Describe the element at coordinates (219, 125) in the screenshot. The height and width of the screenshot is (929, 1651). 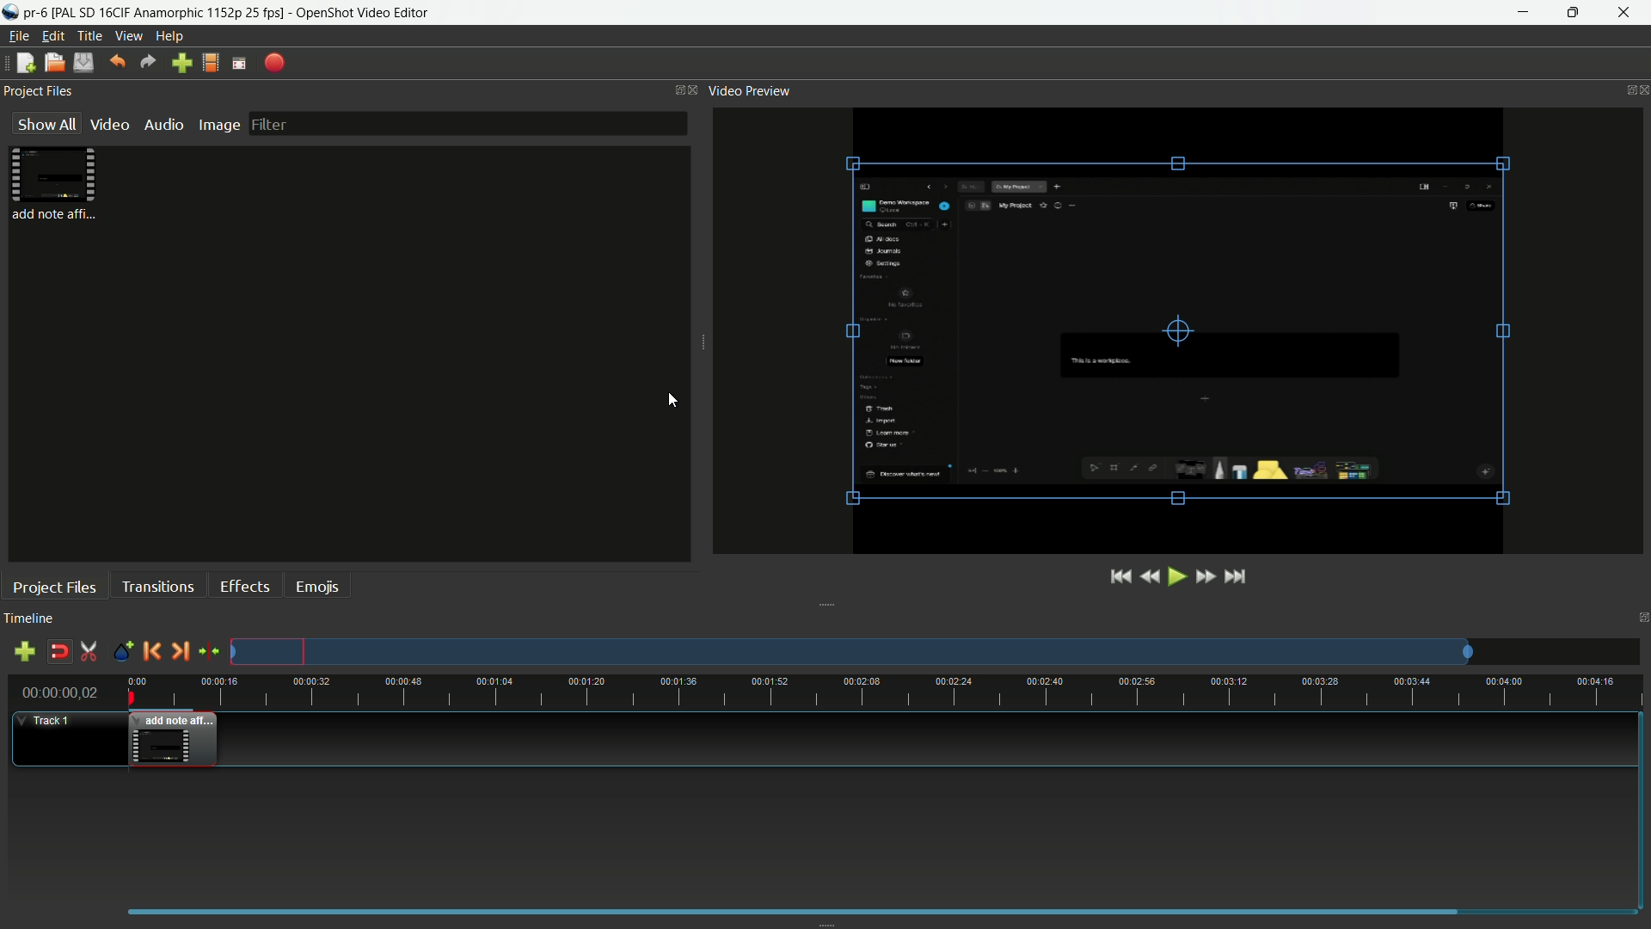
I see `image` at that location.